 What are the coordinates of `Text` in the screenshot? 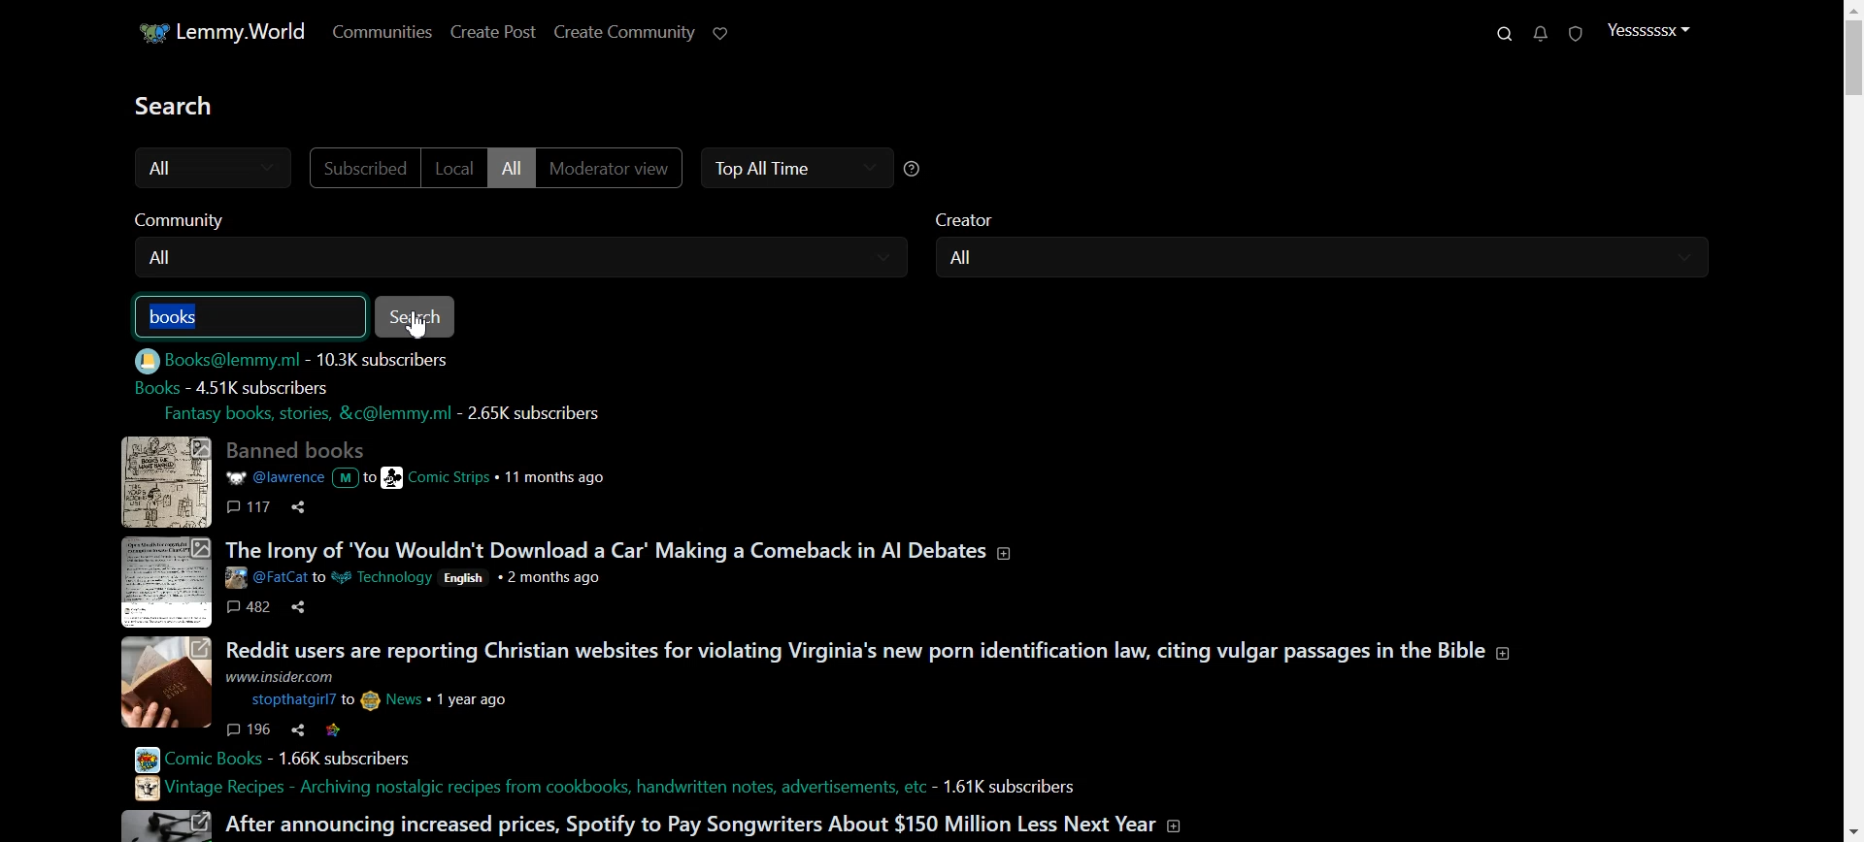 It's located at (181, 318).